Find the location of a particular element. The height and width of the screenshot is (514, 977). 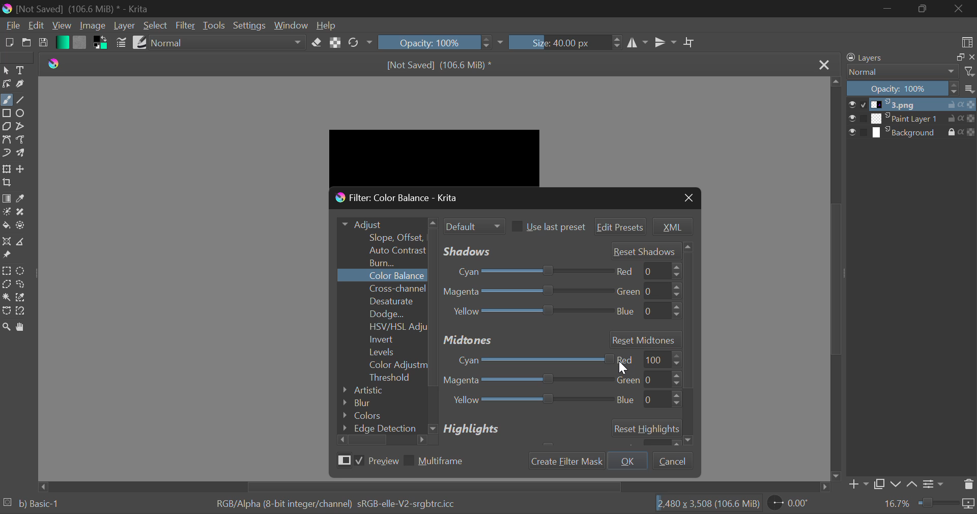

Rectangle is located at coordinates (8, 113).